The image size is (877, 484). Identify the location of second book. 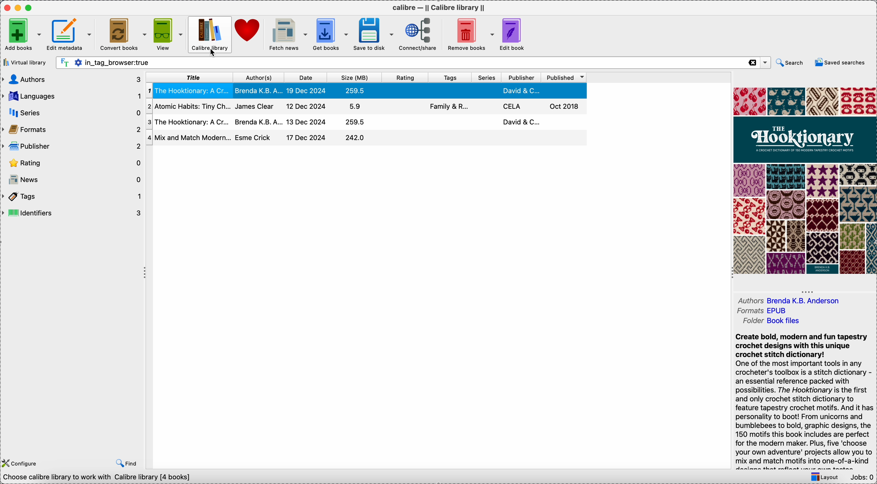
(366, 107).